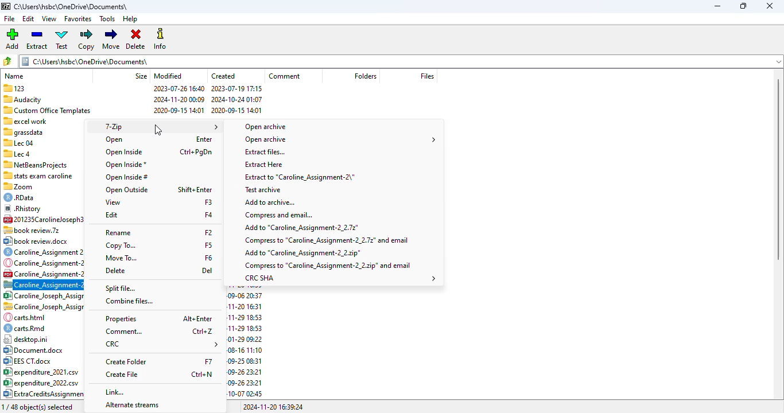 This screenshot has height=413, width=784. What do you see at coordinates (129, 301) in the screenshot?
I see `combine files` at bounding box center [129, 301].